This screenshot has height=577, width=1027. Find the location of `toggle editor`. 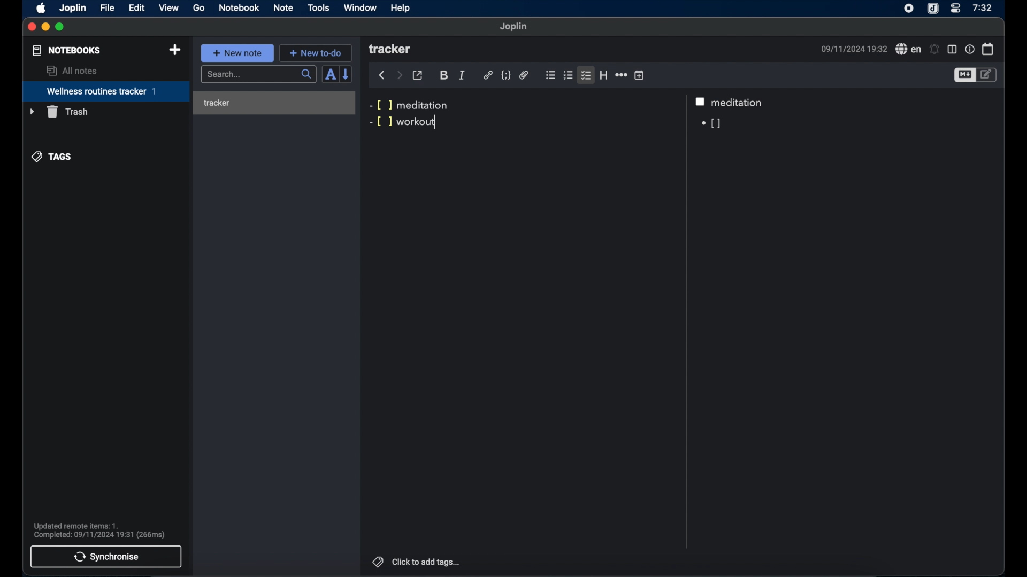

toggle editor is located at coordinates (988, 75).